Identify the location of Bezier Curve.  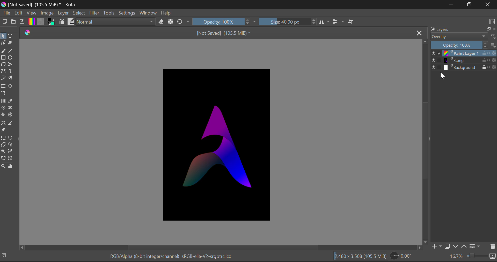
(3, 71).